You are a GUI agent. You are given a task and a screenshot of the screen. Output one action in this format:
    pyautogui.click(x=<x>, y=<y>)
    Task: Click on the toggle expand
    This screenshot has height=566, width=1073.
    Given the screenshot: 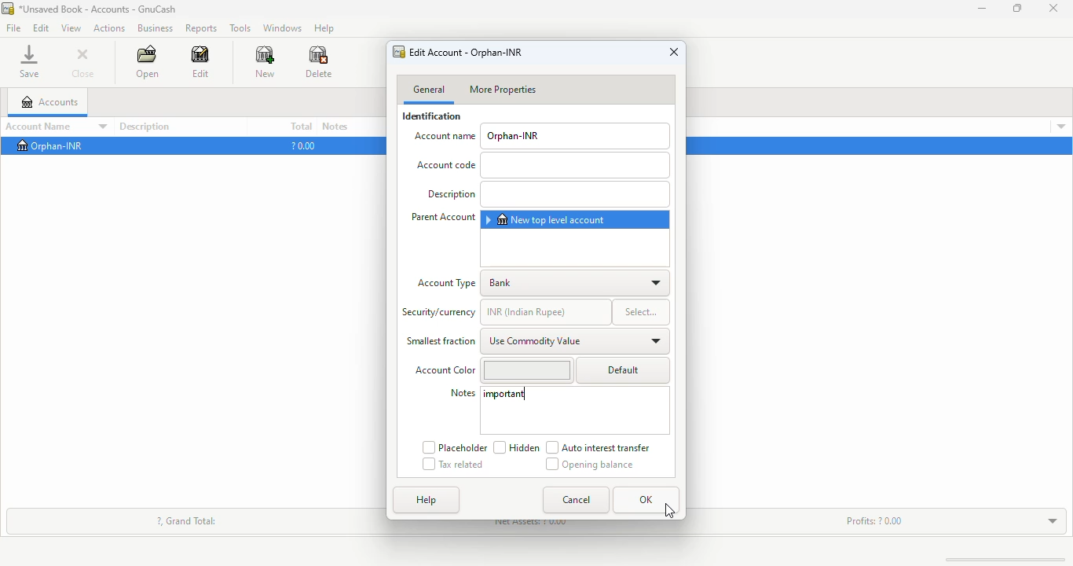 What is the action you would take?
    pyautogui.click(x=1053, y=521)
    